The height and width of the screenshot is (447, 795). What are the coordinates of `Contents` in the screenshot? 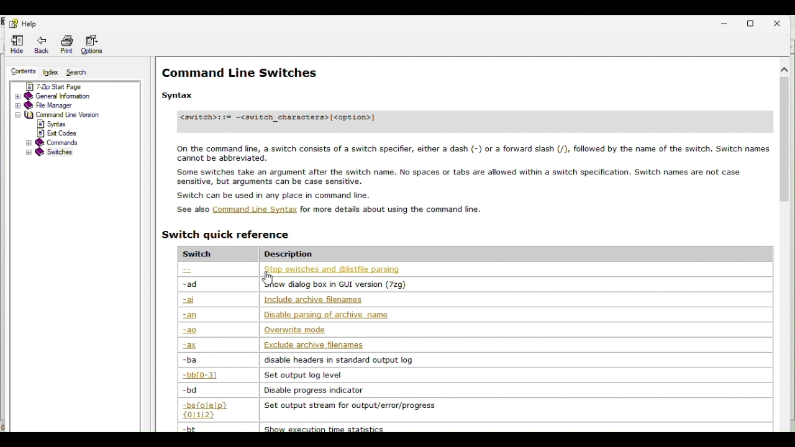 It's located at (22, 72).